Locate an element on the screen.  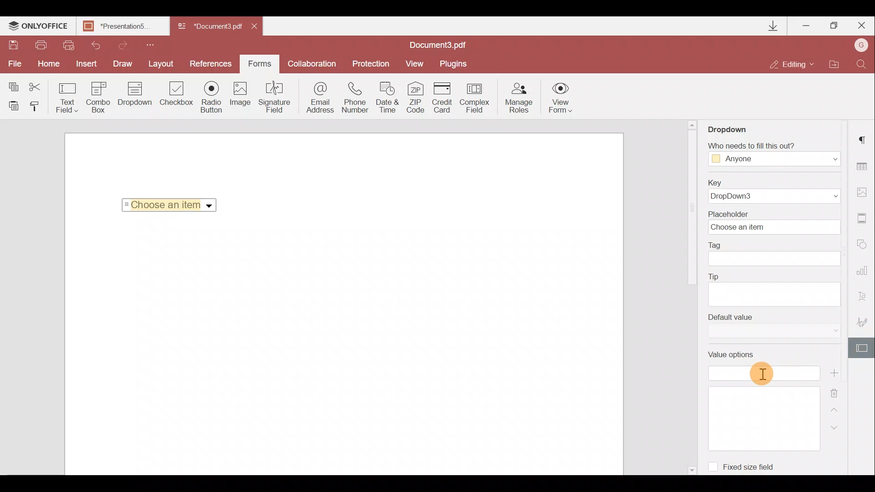
Up is located at coordinates (836, 408).